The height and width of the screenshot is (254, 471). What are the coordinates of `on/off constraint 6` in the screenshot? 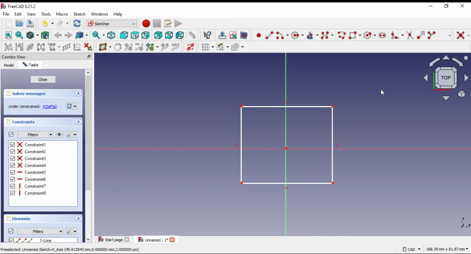 It's located at (32, 179).